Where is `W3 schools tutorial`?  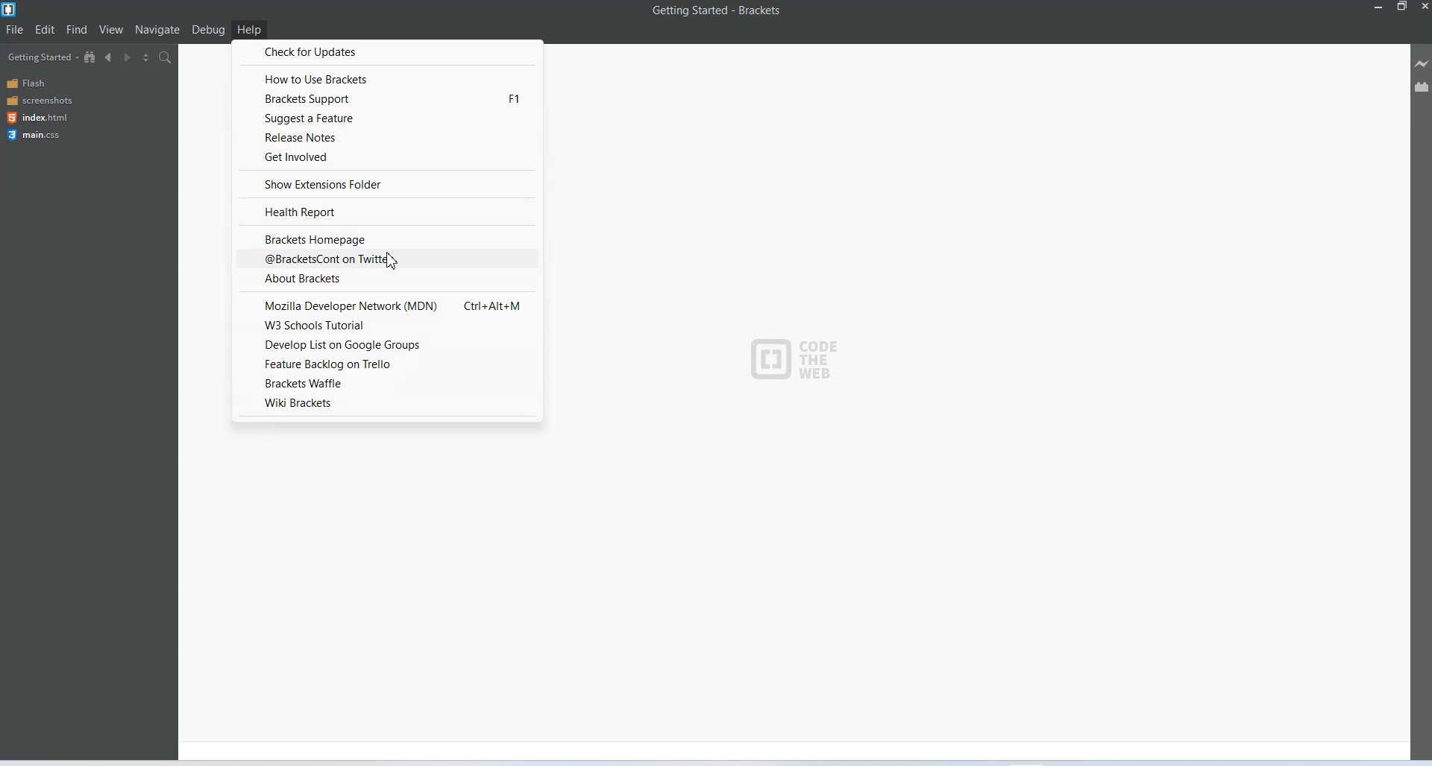 W3 schools tutorial is located at coordinates (387, 326).